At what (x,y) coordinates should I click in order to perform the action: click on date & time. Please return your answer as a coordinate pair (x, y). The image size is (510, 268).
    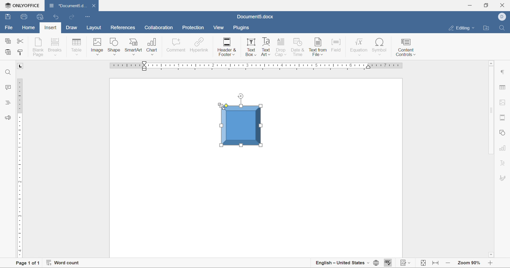
    Looking at the image, I should click on (298, 46).